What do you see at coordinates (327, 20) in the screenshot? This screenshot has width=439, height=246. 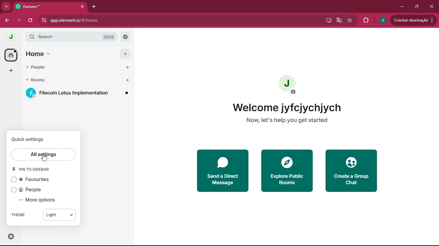 I see `desktop` at bounding box center [327, 20].